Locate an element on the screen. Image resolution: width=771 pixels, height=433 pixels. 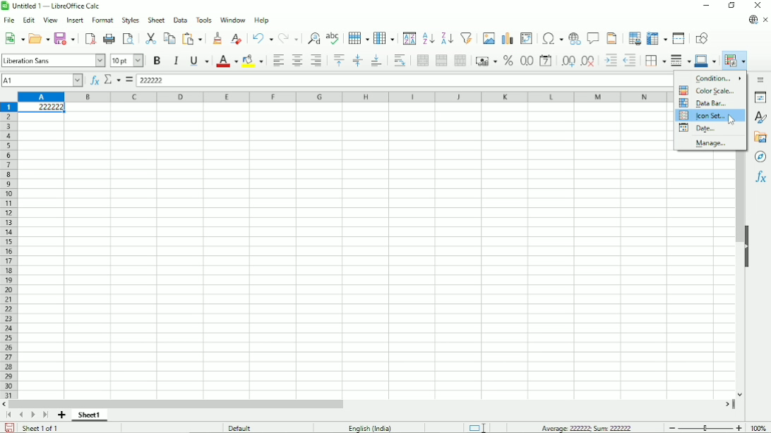
Update available is located at coordinates (752, 19).